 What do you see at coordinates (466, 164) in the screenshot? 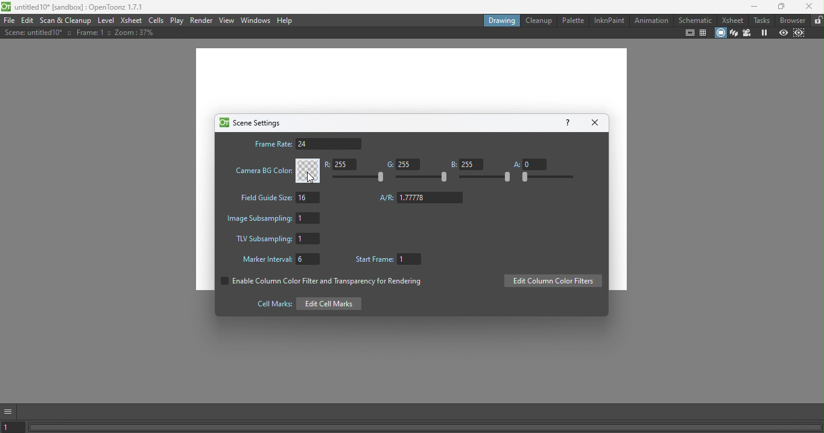
I see `B` at bounding box center [466, 164].